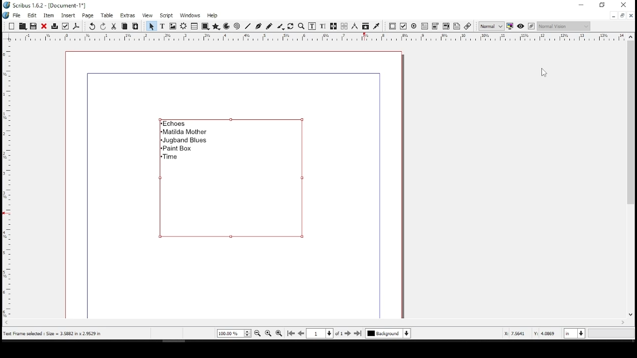 Image resolution: width=637 pixels, height=358 pixels. Describe the element at coordinates (151, 26) in the screenshot. I see `select item` at that location.